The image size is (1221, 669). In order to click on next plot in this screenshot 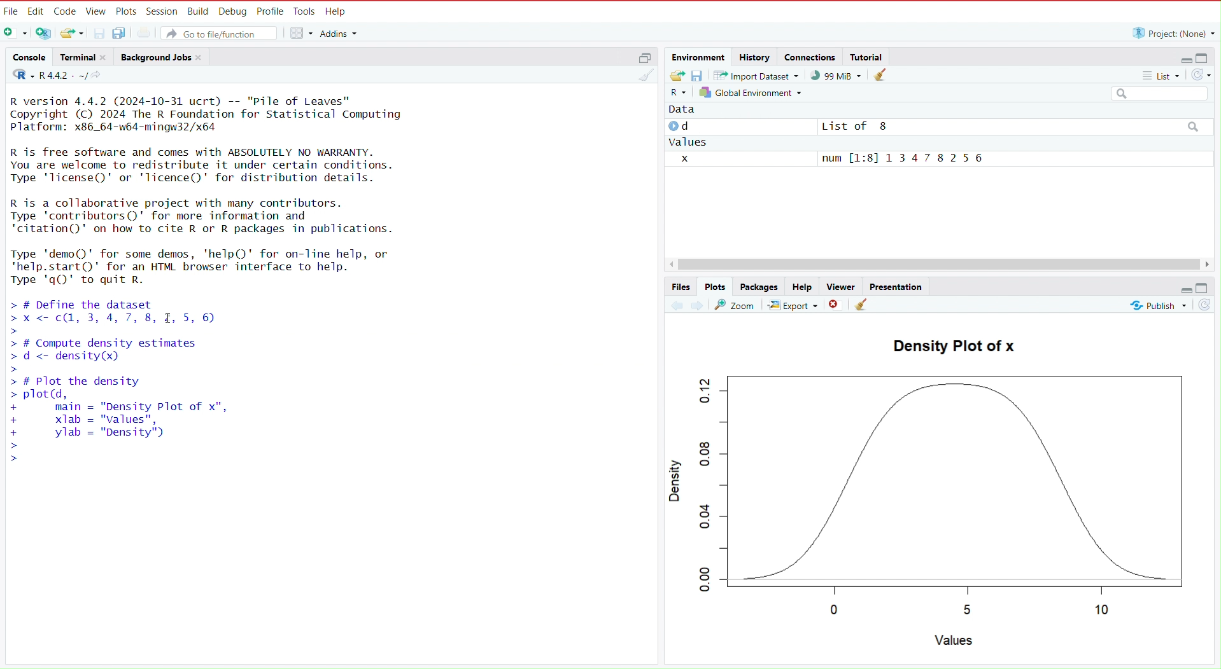, I will do `click(698, 306)`.